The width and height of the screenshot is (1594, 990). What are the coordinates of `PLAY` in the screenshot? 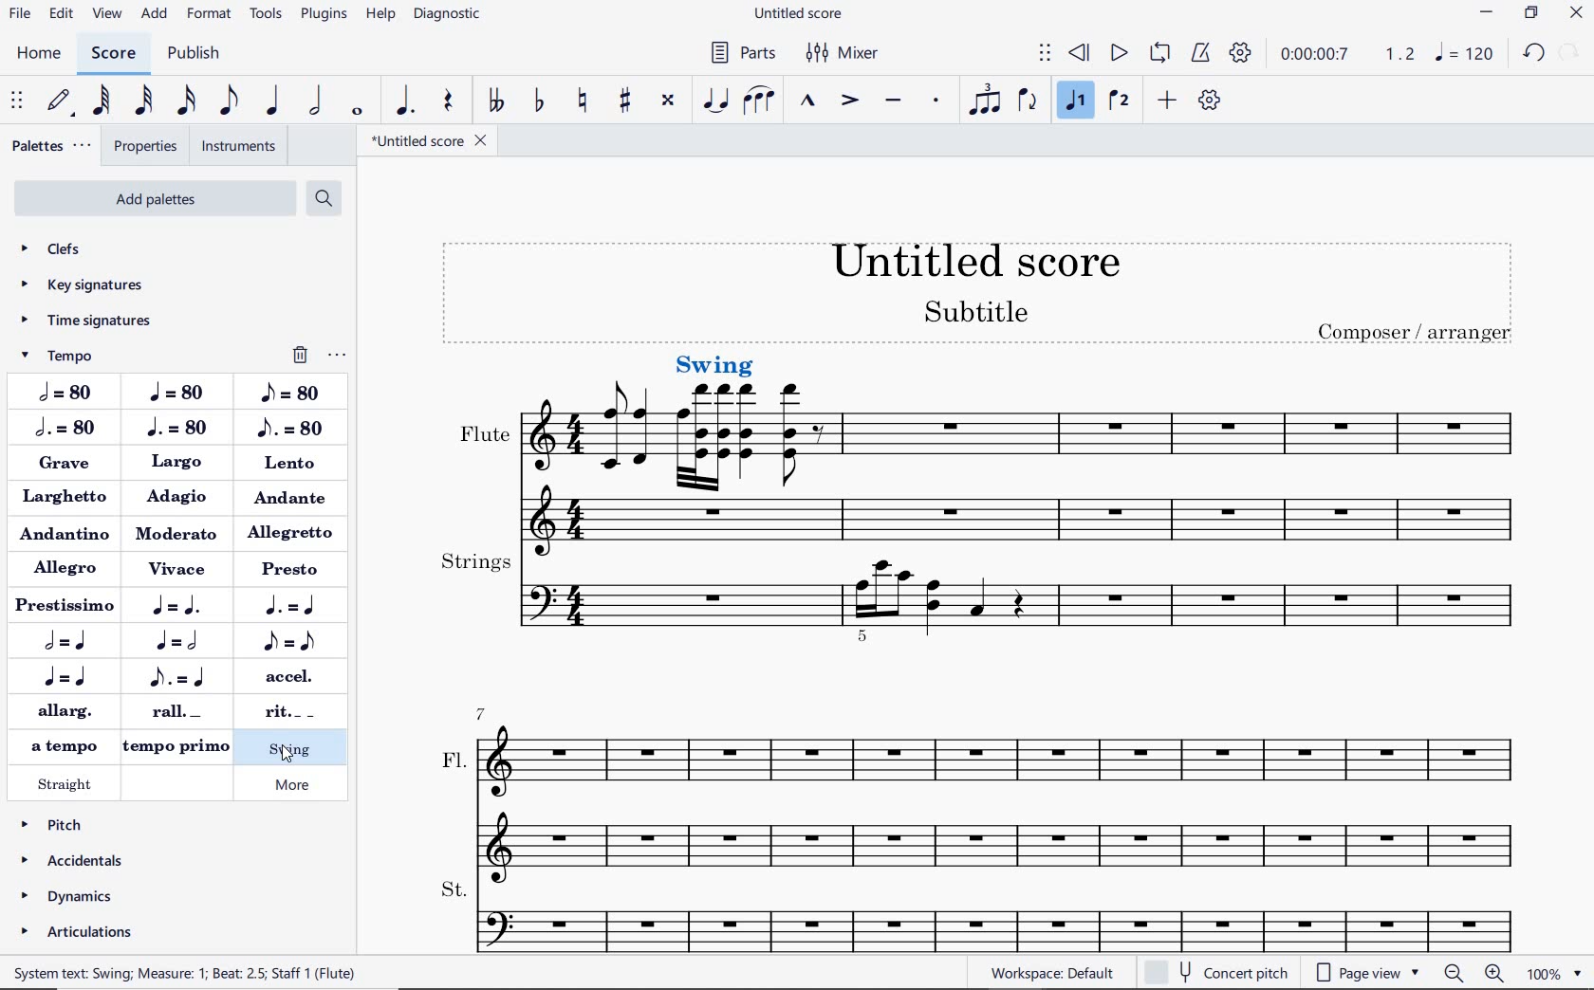 It's located at (1120, 54).